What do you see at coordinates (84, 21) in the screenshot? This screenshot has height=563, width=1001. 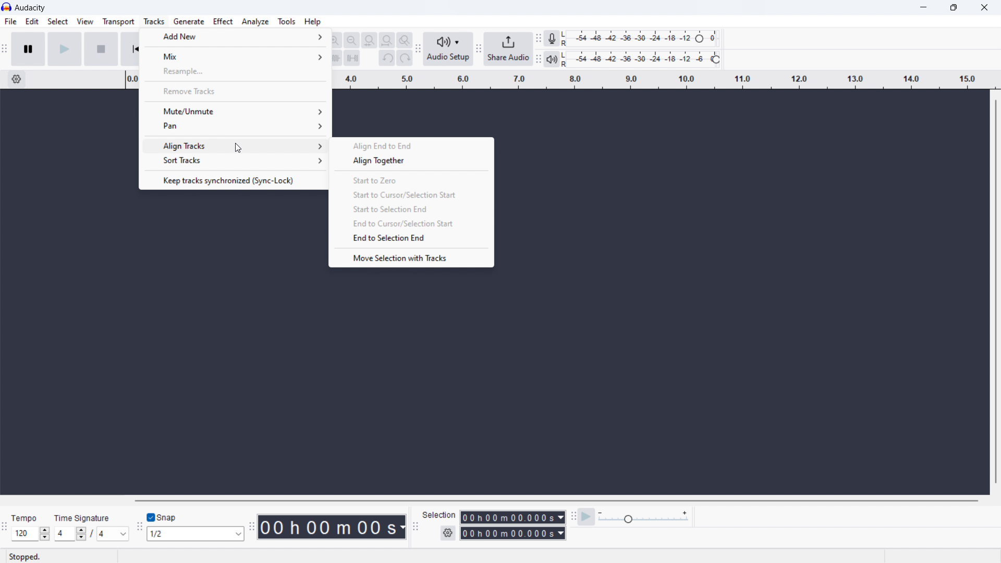 I see `view` at bounding box center [84, 21].